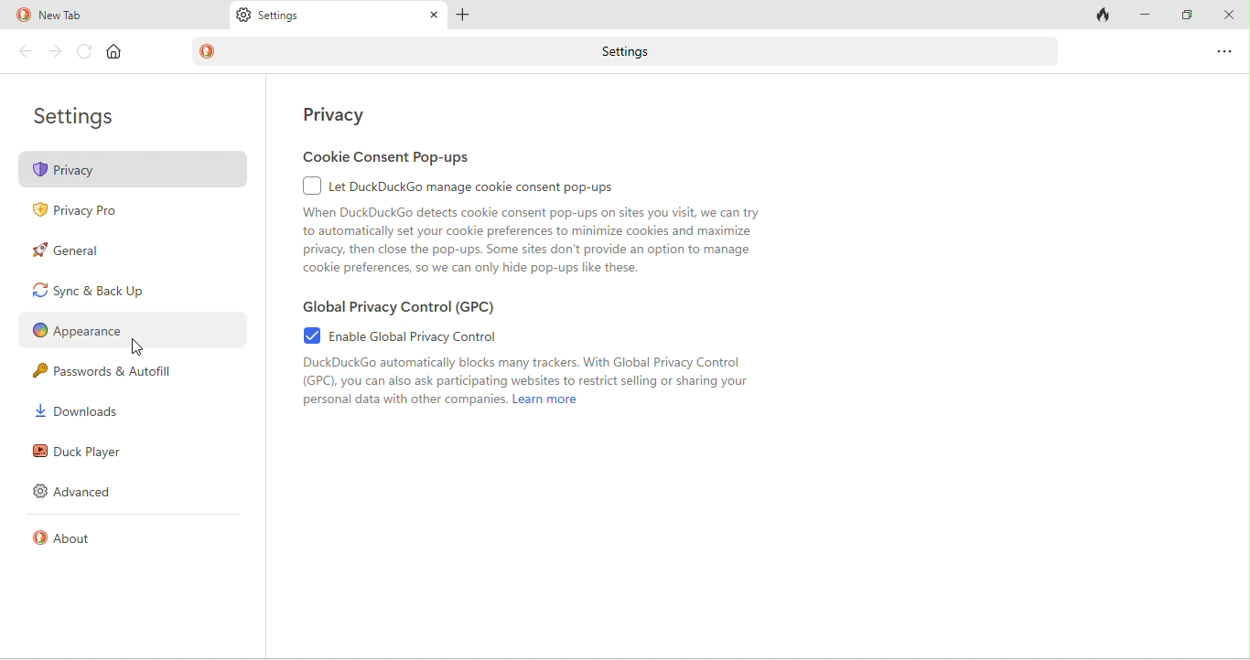  Describe the element at coordinates (57, 51) in the screenshot. I see `forward` at that location.